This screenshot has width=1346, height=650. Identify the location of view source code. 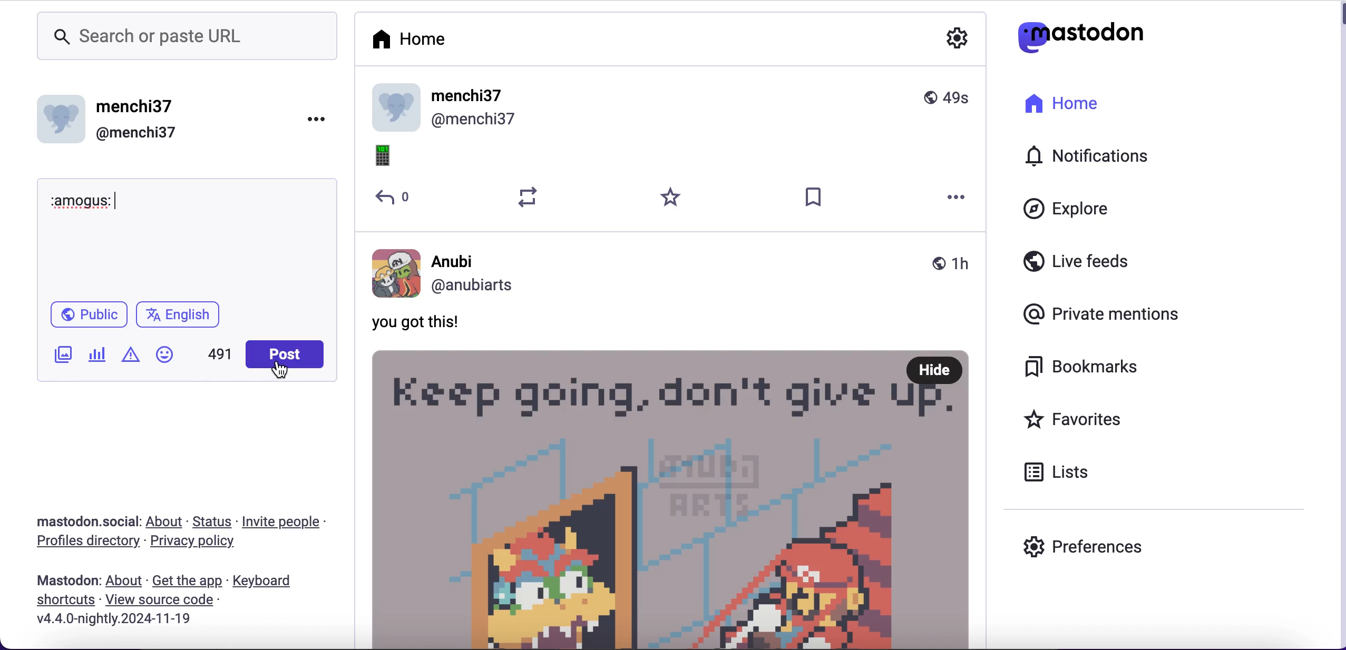
(179, 601).